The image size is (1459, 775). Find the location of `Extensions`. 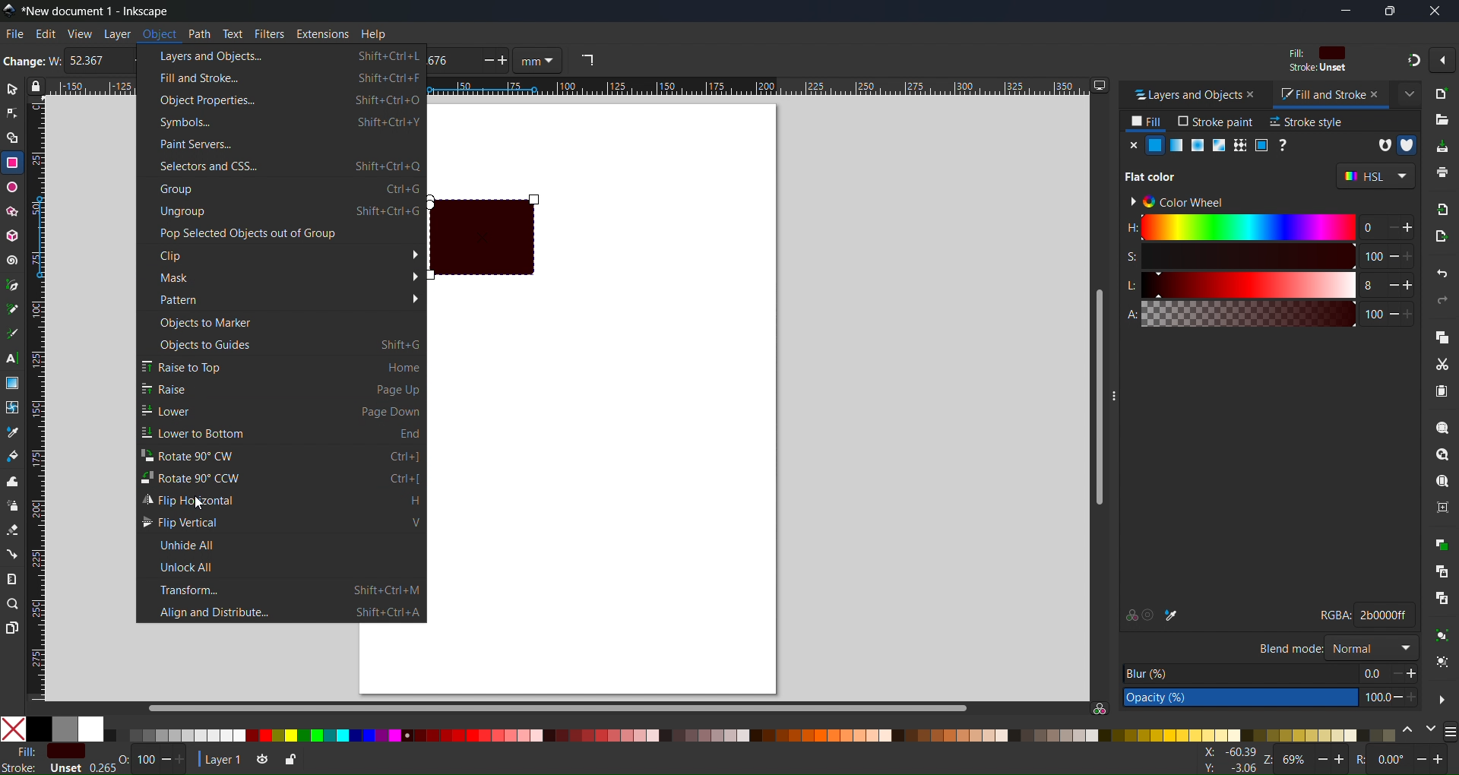

Extensions is located at coordinates (324, 33).